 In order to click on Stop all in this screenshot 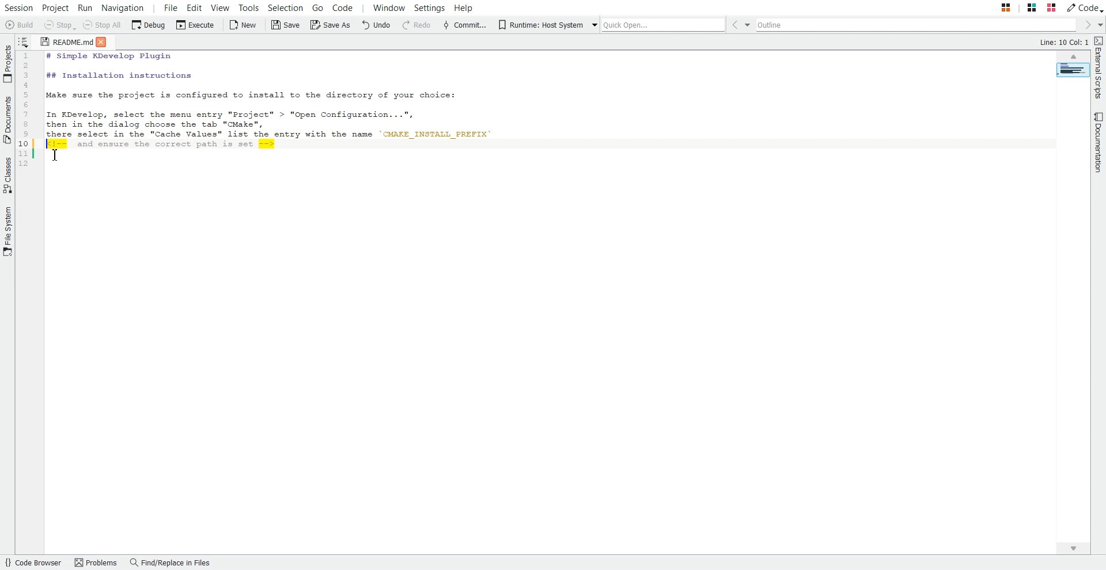, I will do `click(102, 25)`.